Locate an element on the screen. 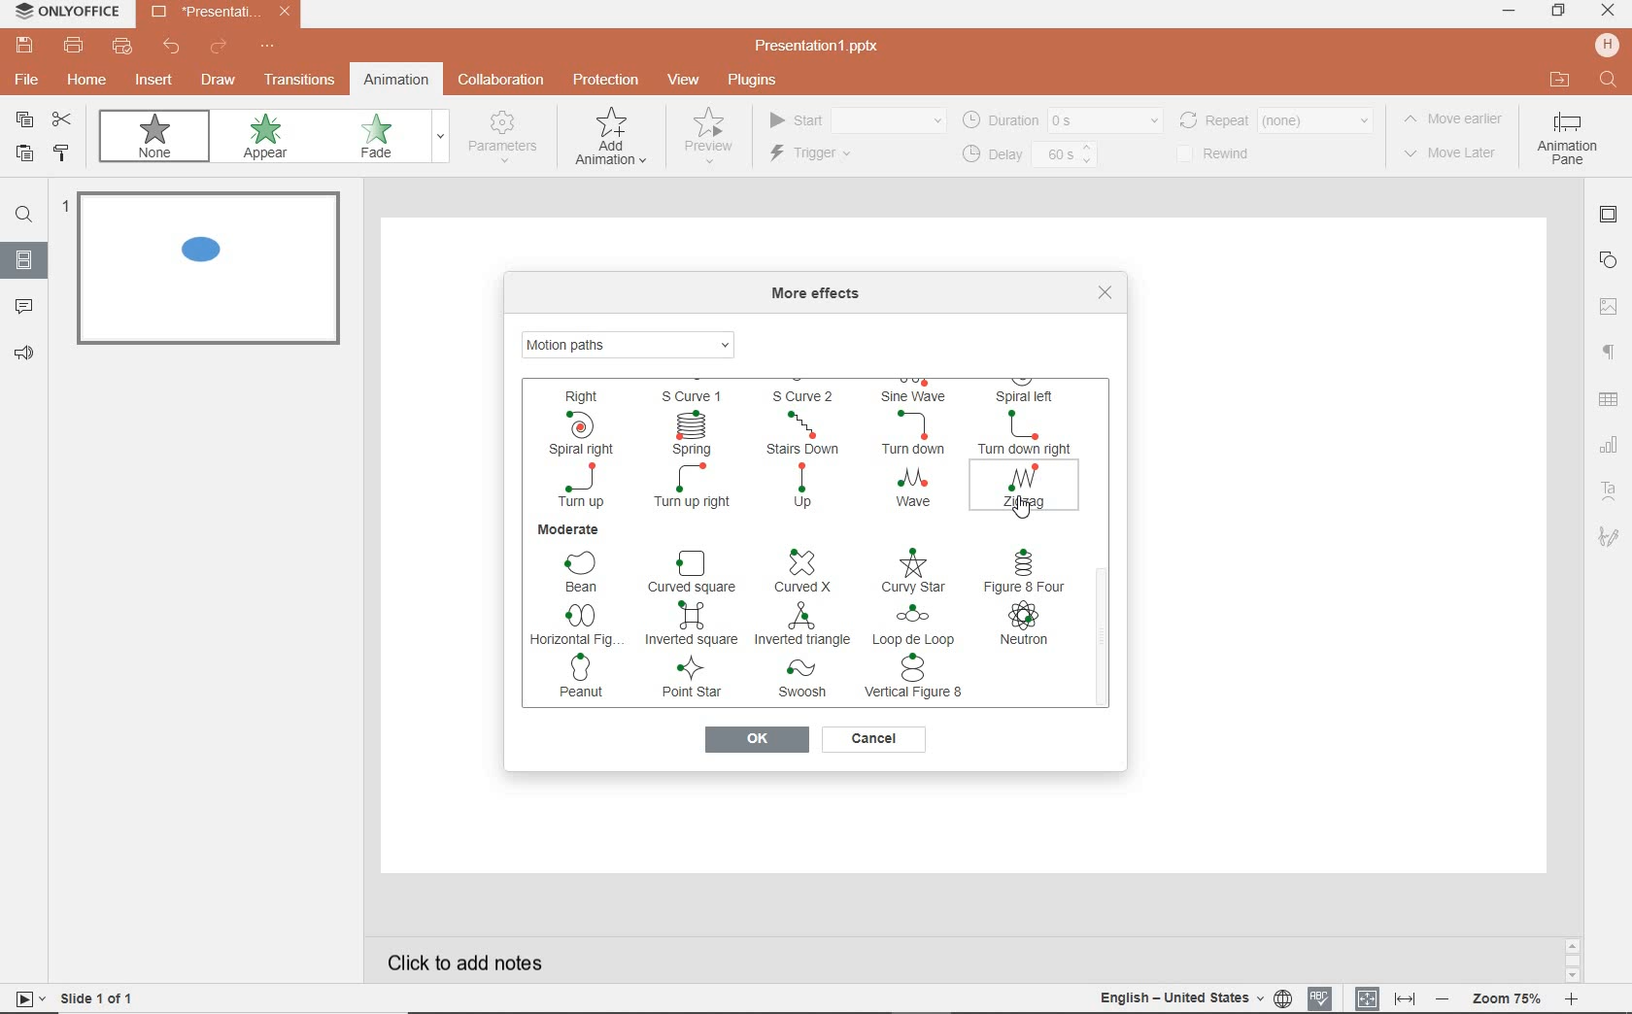  curved square is located at coordinates (695, 571).